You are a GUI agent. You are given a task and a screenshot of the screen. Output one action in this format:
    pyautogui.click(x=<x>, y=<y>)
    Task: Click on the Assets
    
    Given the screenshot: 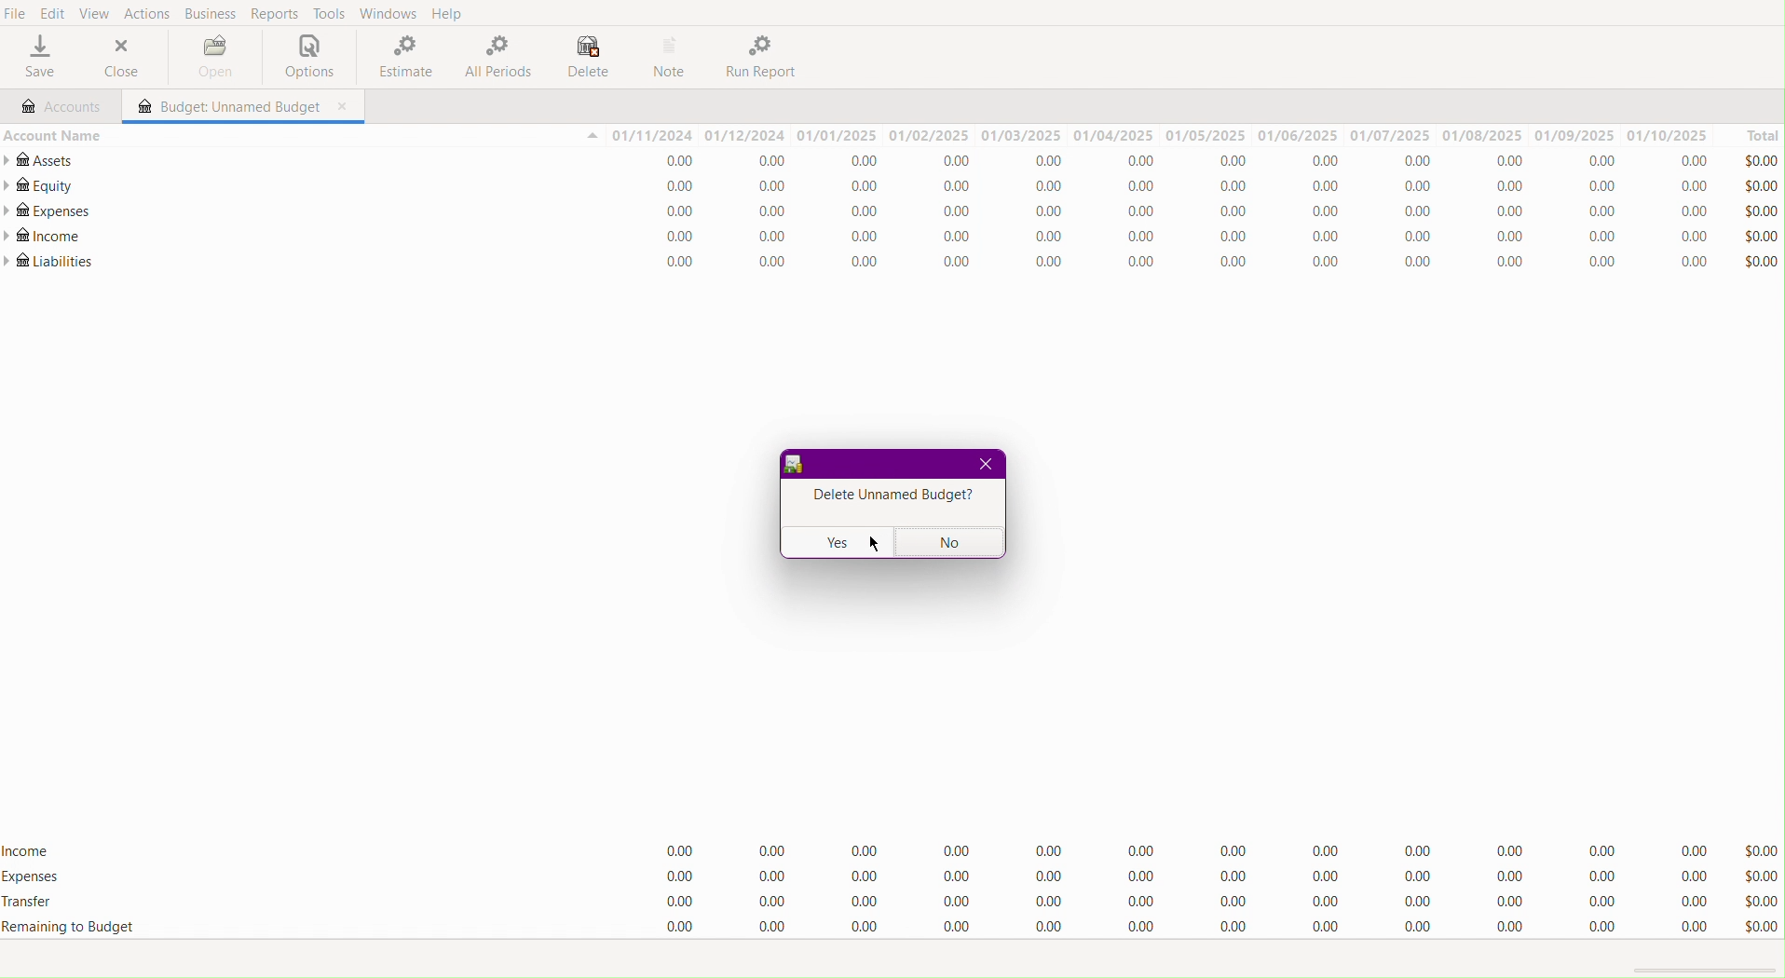 What is the action you would take?
    pyautogui.click(x=43, y=160)
    